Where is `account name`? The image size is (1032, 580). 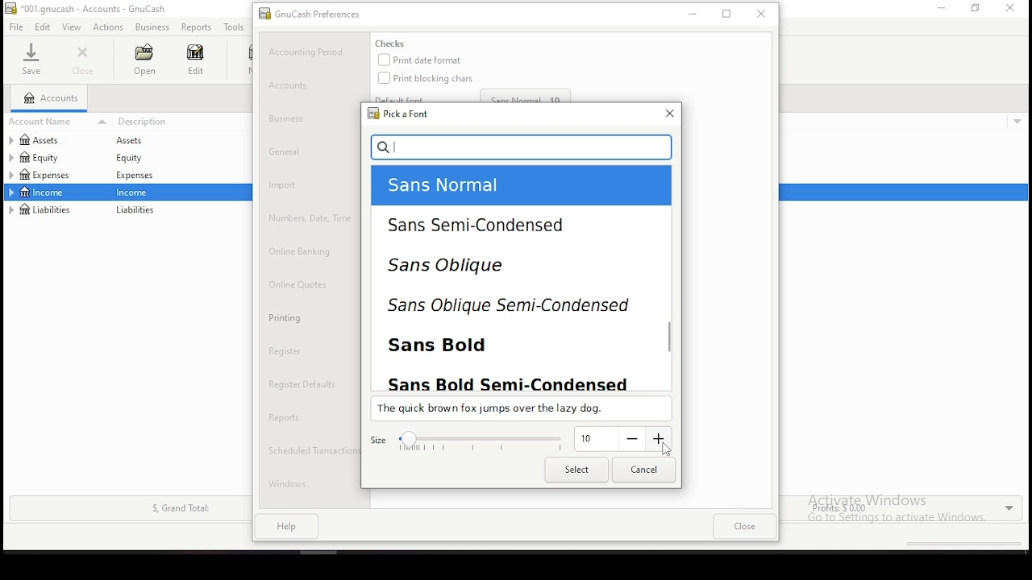 account name is located at coordinates (60, 121).